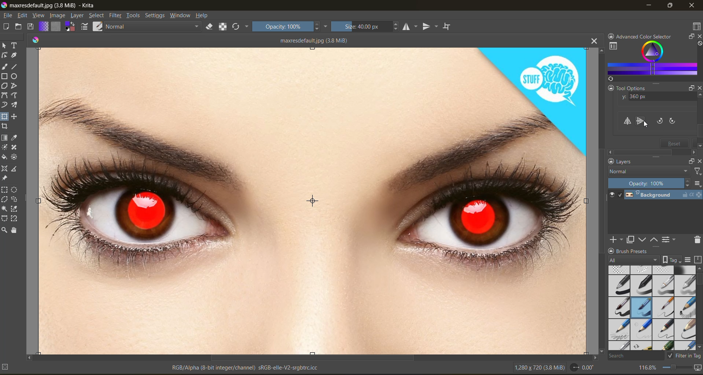  Describe the element at coordinates (670, 240) in the screenshot. I see `view or change layer properties` at that location.